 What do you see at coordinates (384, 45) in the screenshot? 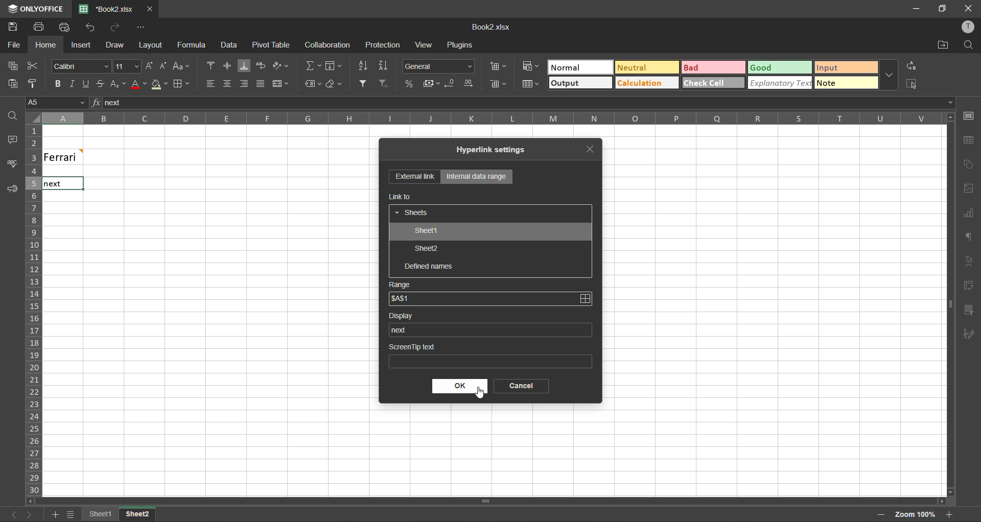
I see `protection` at bounding box center [384, 45].